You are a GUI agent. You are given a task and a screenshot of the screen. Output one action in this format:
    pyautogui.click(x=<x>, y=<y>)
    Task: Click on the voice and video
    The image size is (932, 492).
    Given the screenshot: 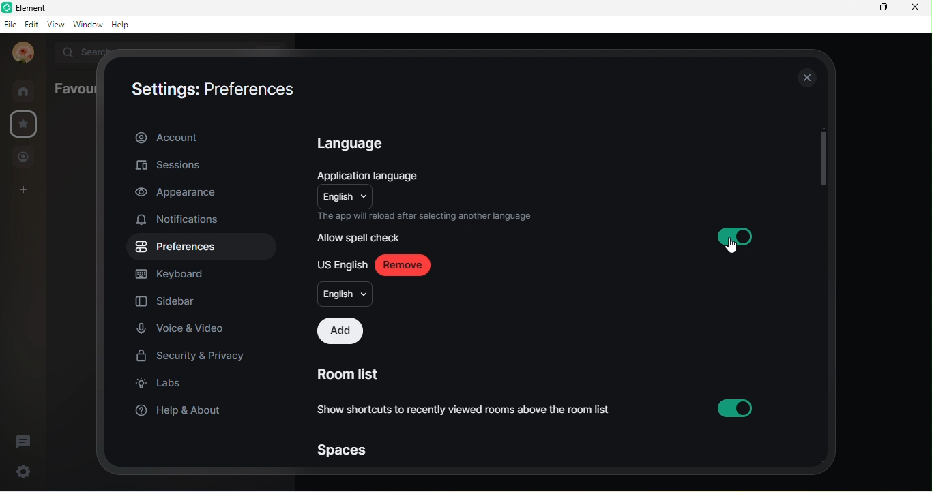 What is the action you would take?
    pyautogui.click(x=187, y=328)
    